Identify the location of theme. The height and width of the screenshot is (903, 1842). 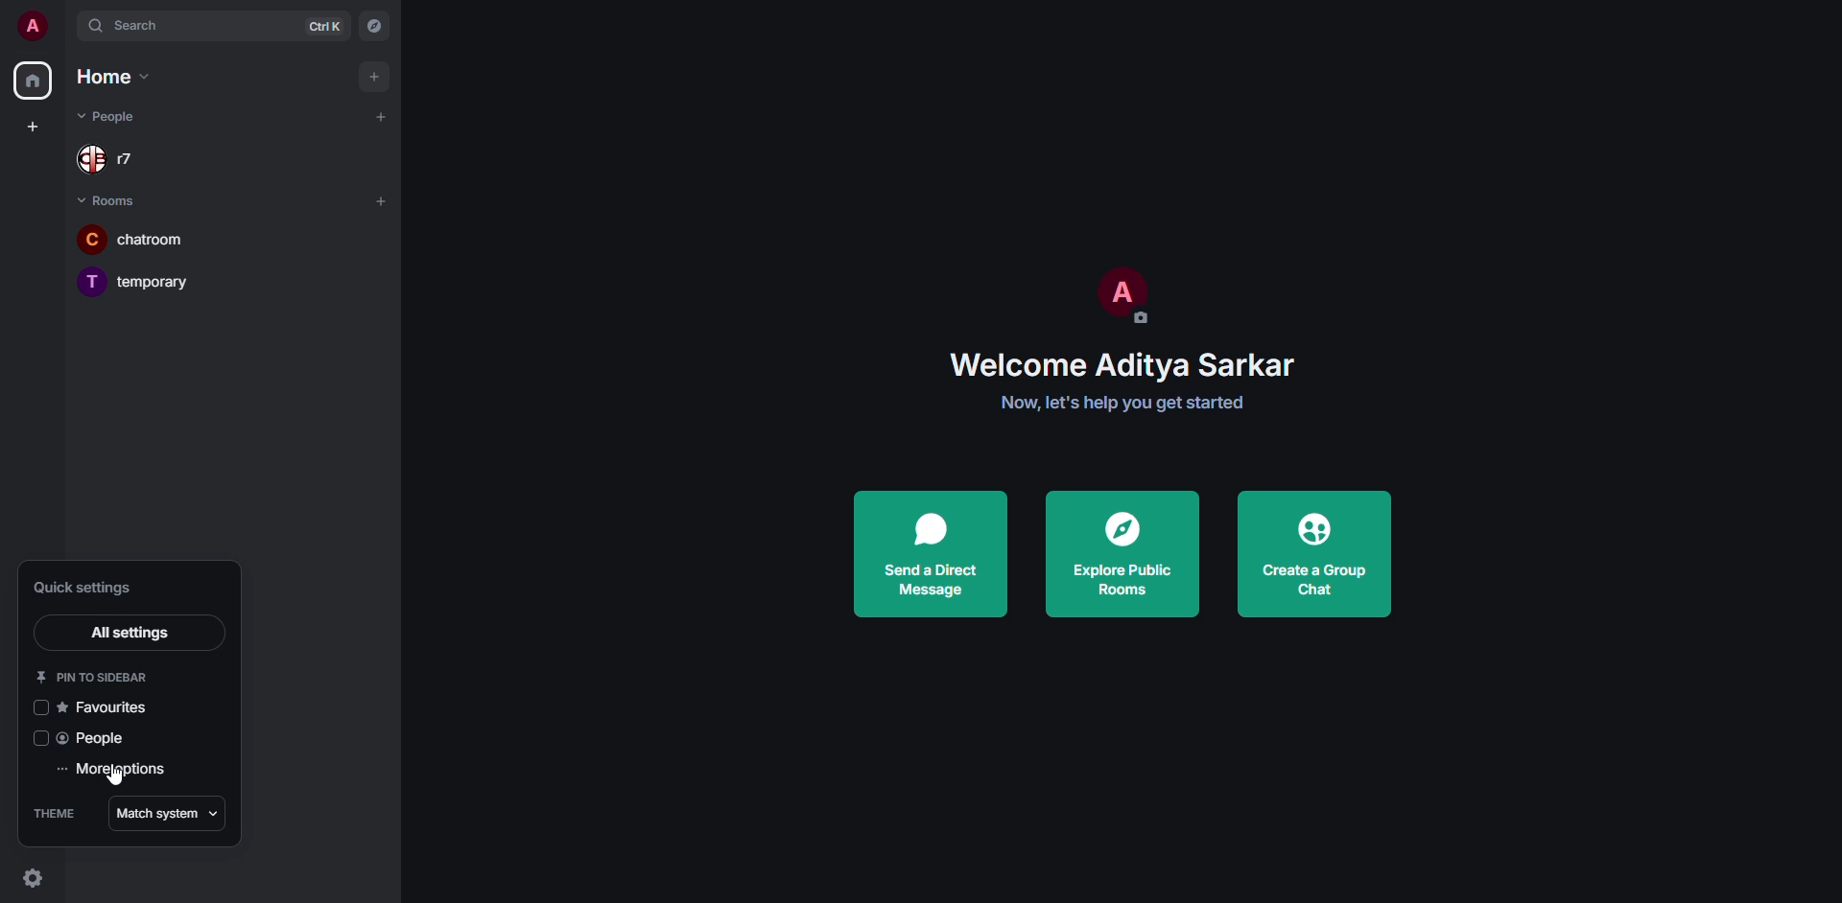
(53, 813).